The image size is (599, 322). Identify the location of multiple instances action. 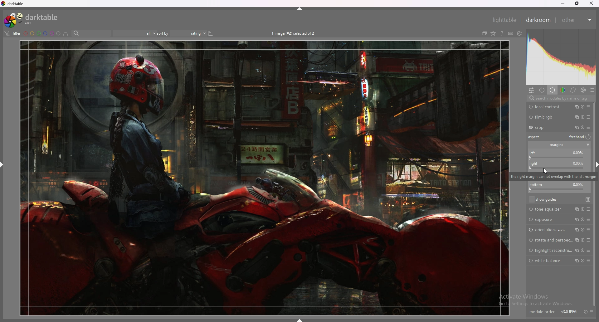
(575, 127).